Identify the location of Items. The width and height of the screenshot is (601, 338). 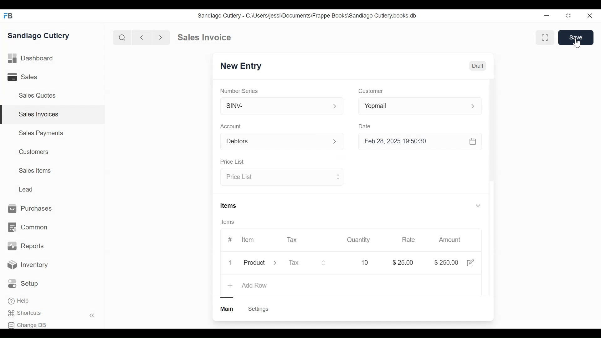
(228, 222).